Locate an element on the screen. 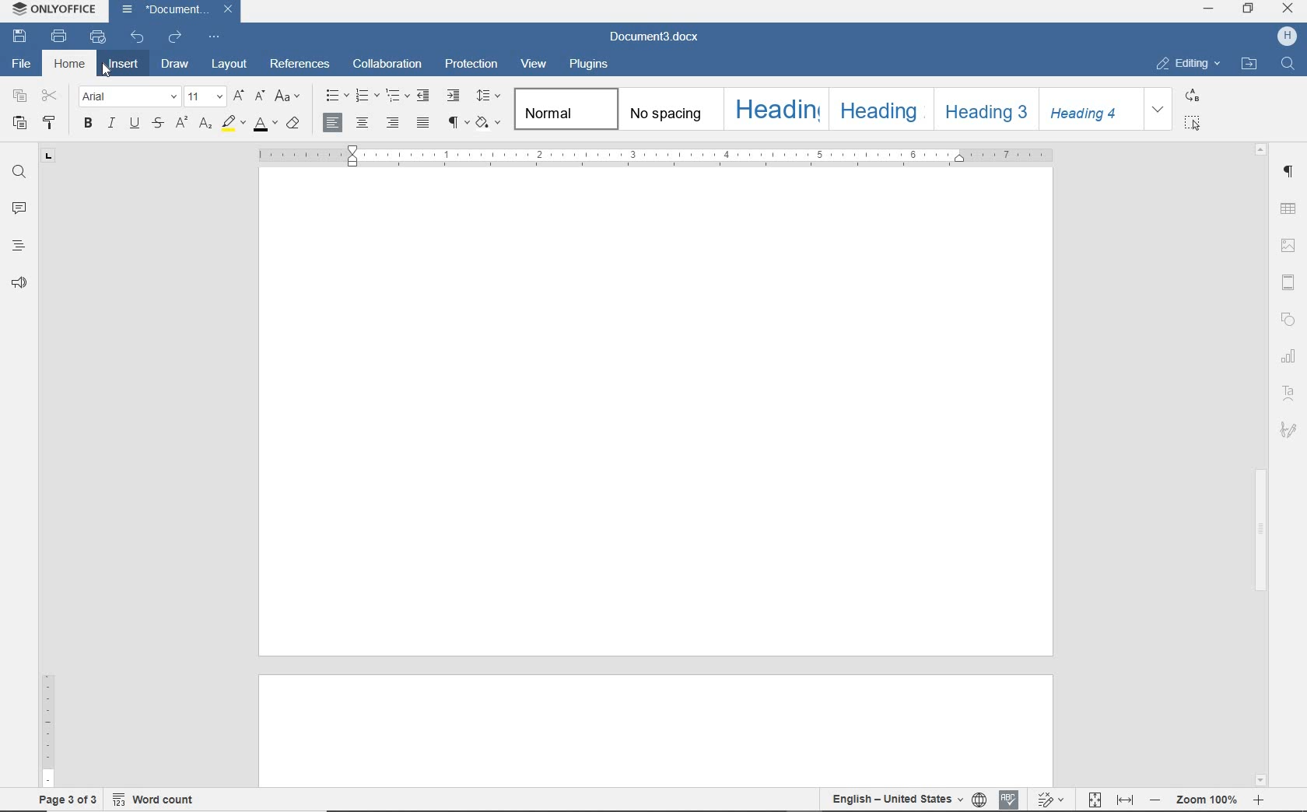  H is located at coordinates (1286, 37).